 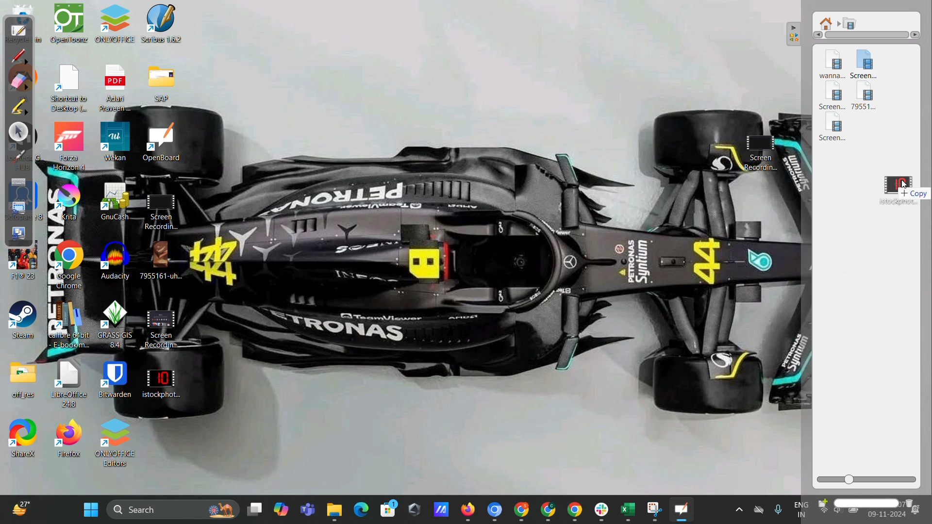 What do you see at coordinates (758, 510) in the screenshot?
I see `One drive` at bounding box center [758, 510].